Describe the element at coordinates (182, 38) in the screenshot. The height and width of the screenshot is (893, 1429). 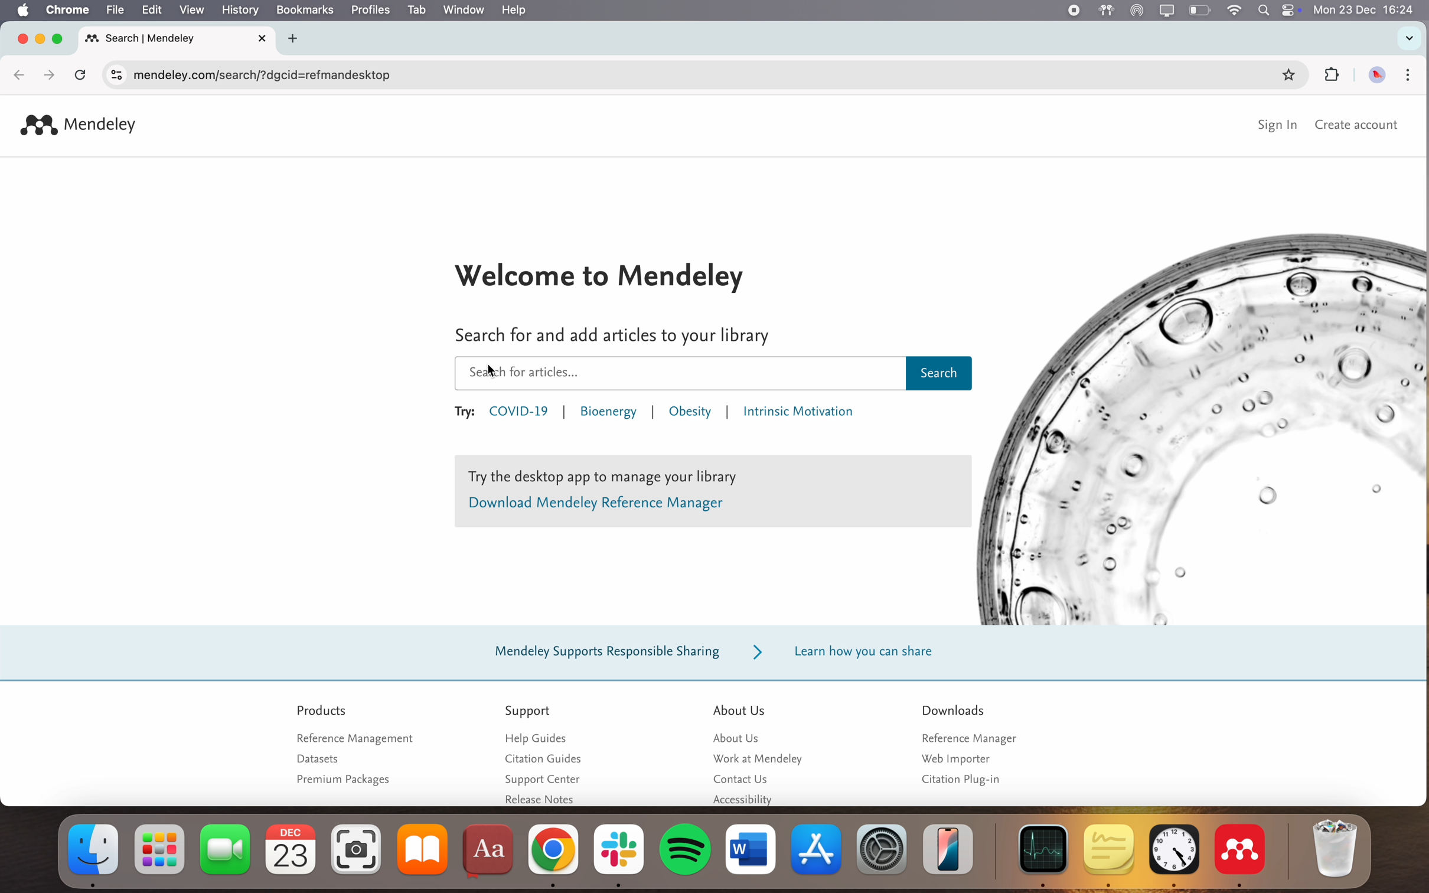
I see `tab` at that location.